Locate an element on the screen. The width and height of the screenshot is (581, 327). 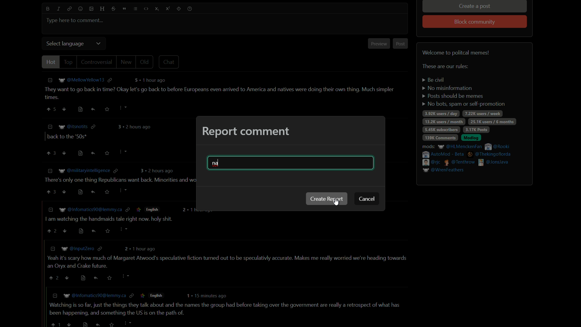
reply is located at coordinates (94, 154).